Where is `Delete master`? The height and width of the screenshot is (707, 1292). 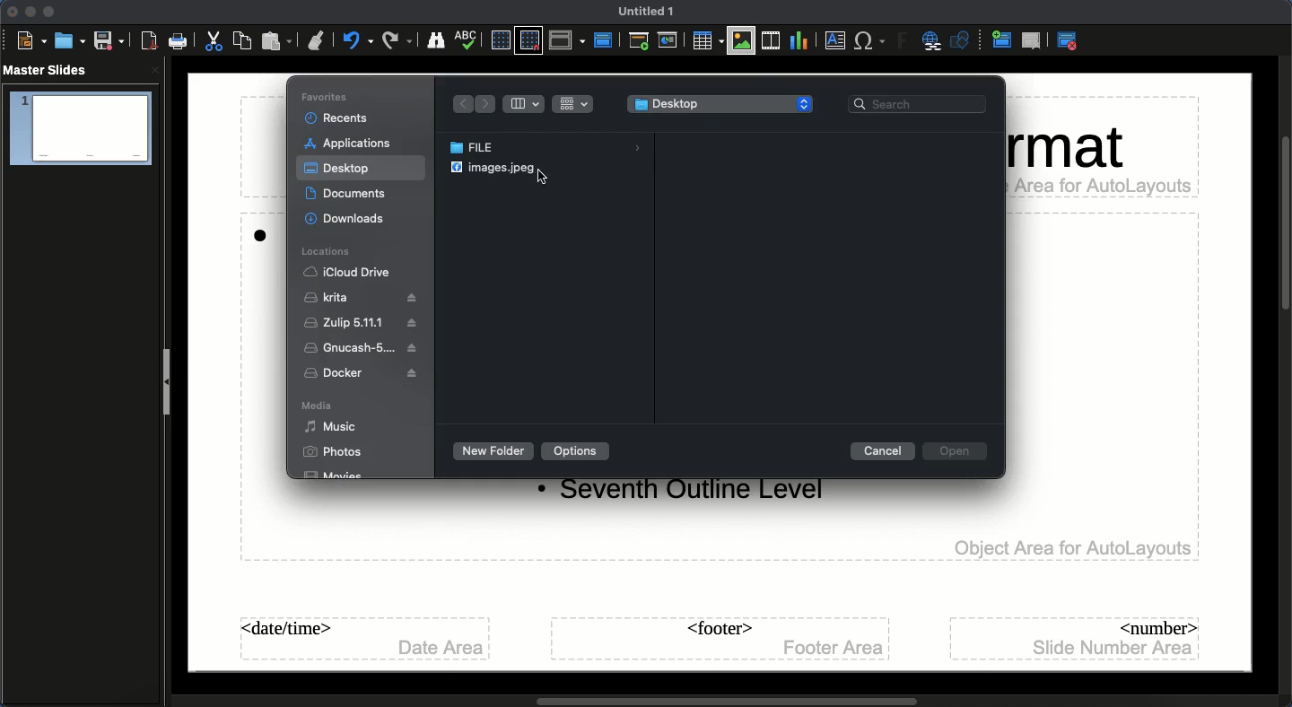 Delete master is located at coordinates (1034, 41).